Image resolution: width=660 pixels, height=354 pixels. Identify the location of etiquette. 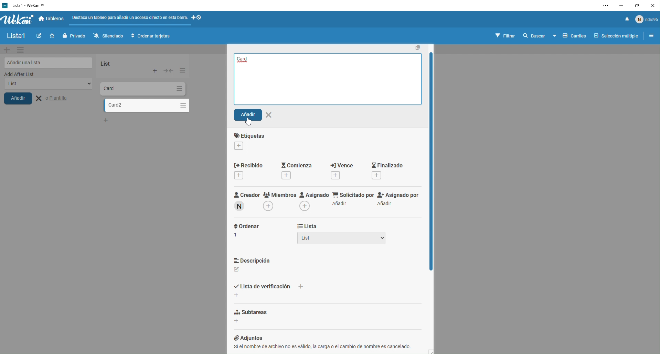
(262, 140).